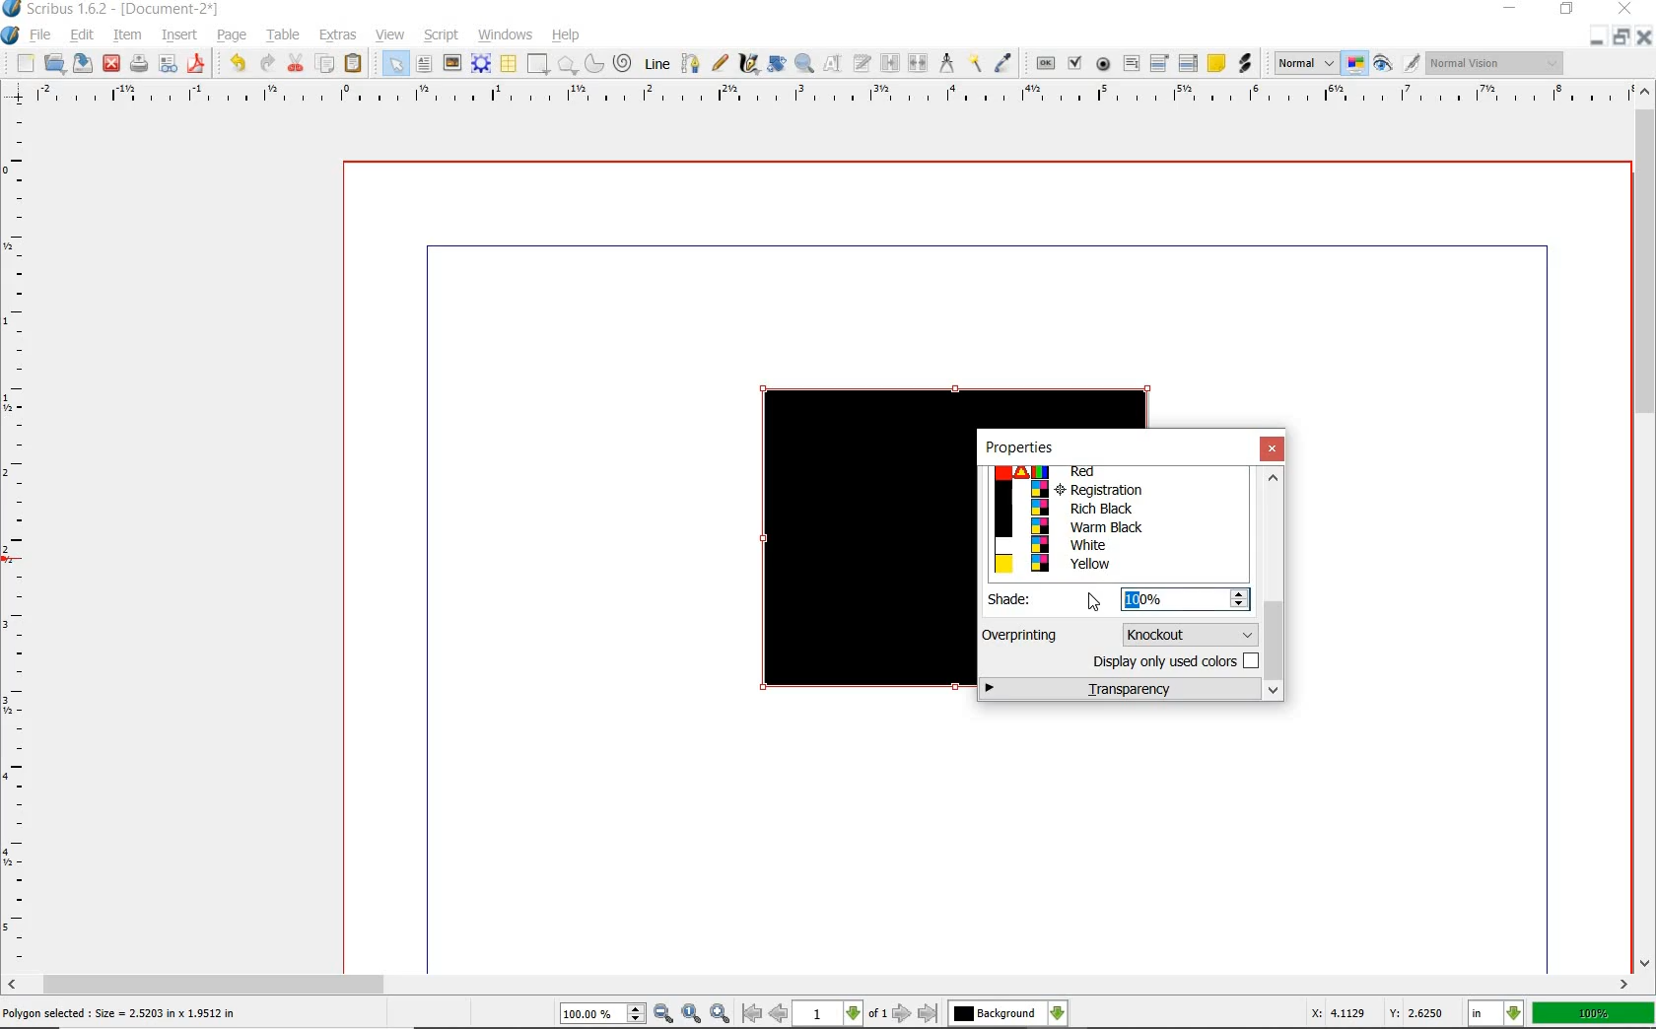 The image size is (1656, 1029). Describe the element at coordinates (266, 64) in the screenshot. I see `redo` at that location.